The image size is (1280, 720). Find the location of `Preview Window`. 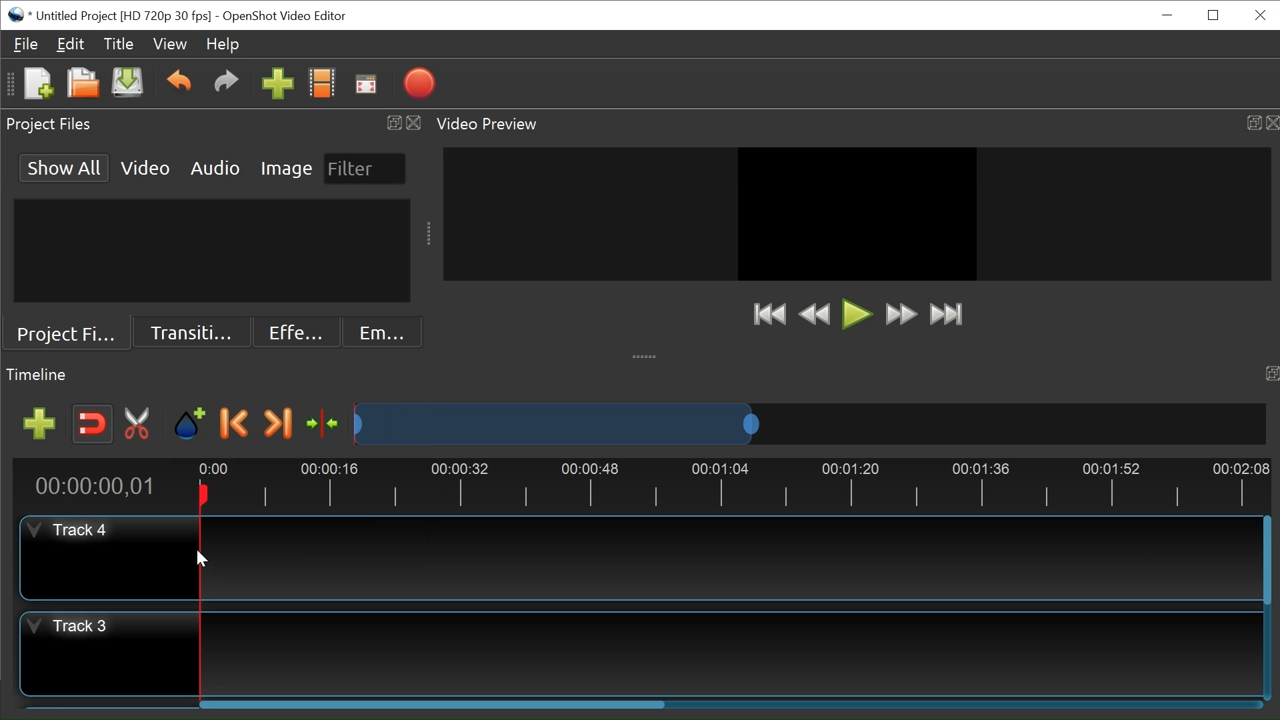

Preview Window is located at coordinates (858, 213).